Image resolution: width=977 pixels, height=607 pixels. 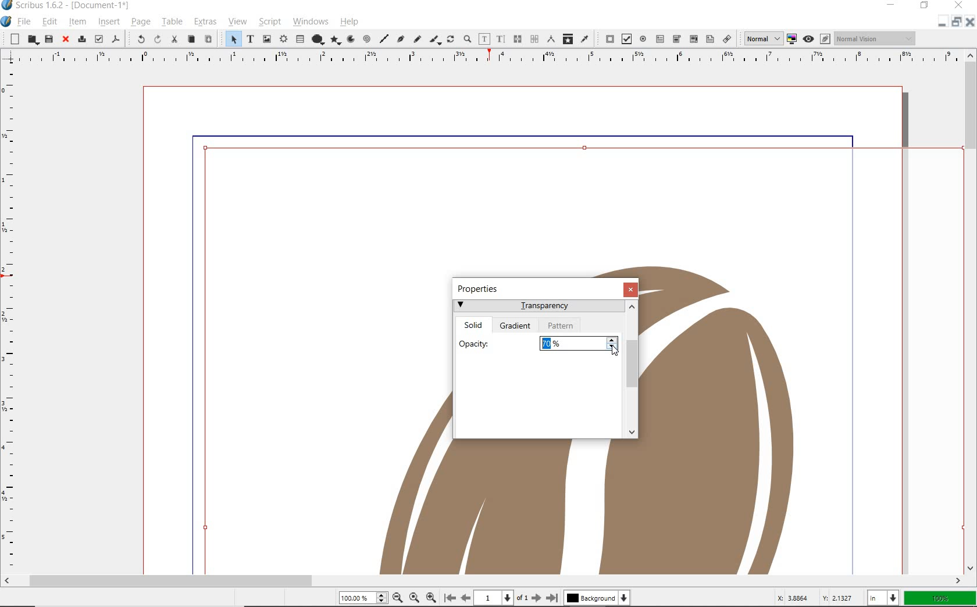 I want to click on pdf check box, so click(x=627, y=39).